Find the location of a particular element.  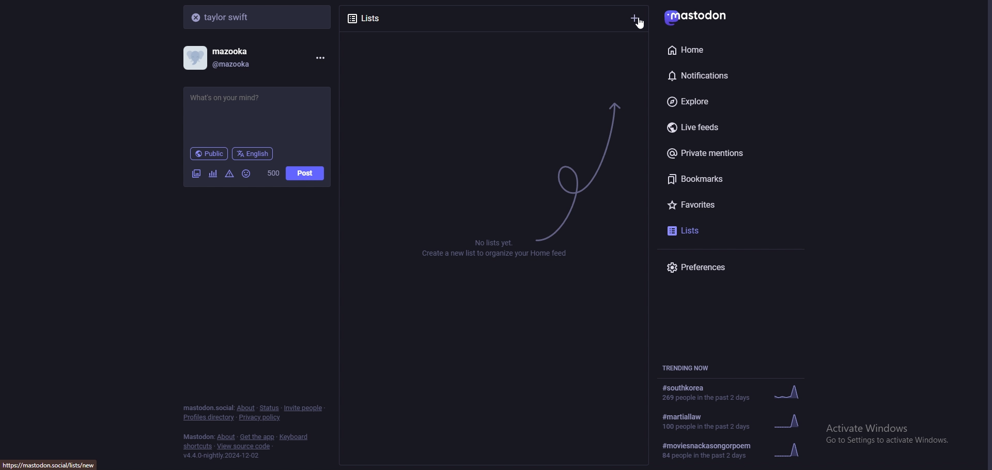

emoji is located at coordinates (247, 173).